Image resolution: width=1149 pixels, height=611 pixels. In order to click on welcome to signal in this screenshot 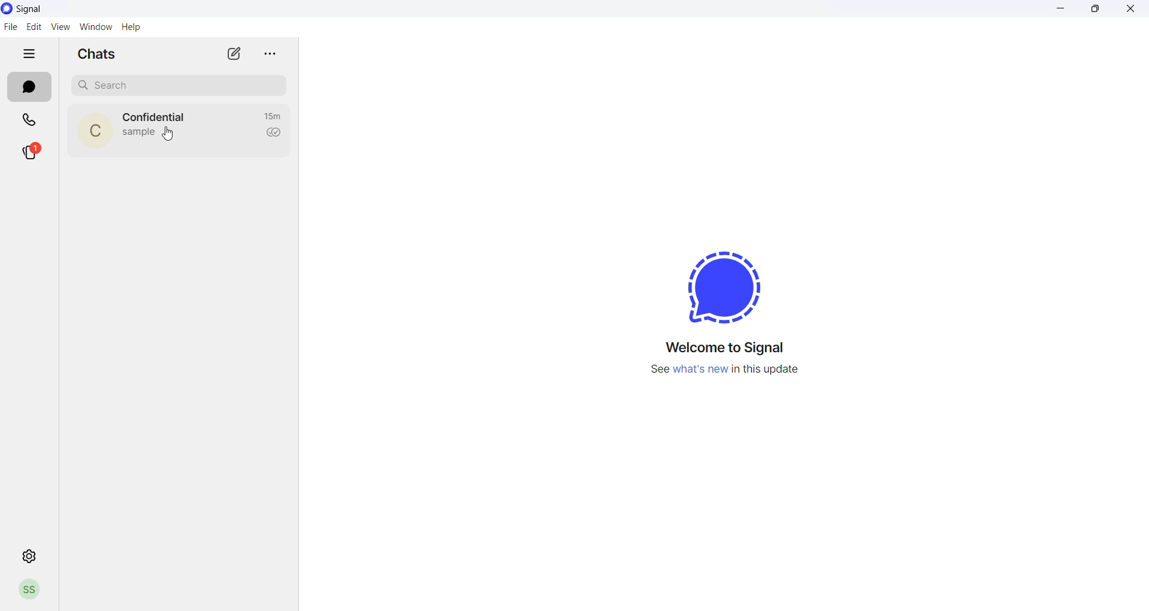, I will do `click(724, 346)`.